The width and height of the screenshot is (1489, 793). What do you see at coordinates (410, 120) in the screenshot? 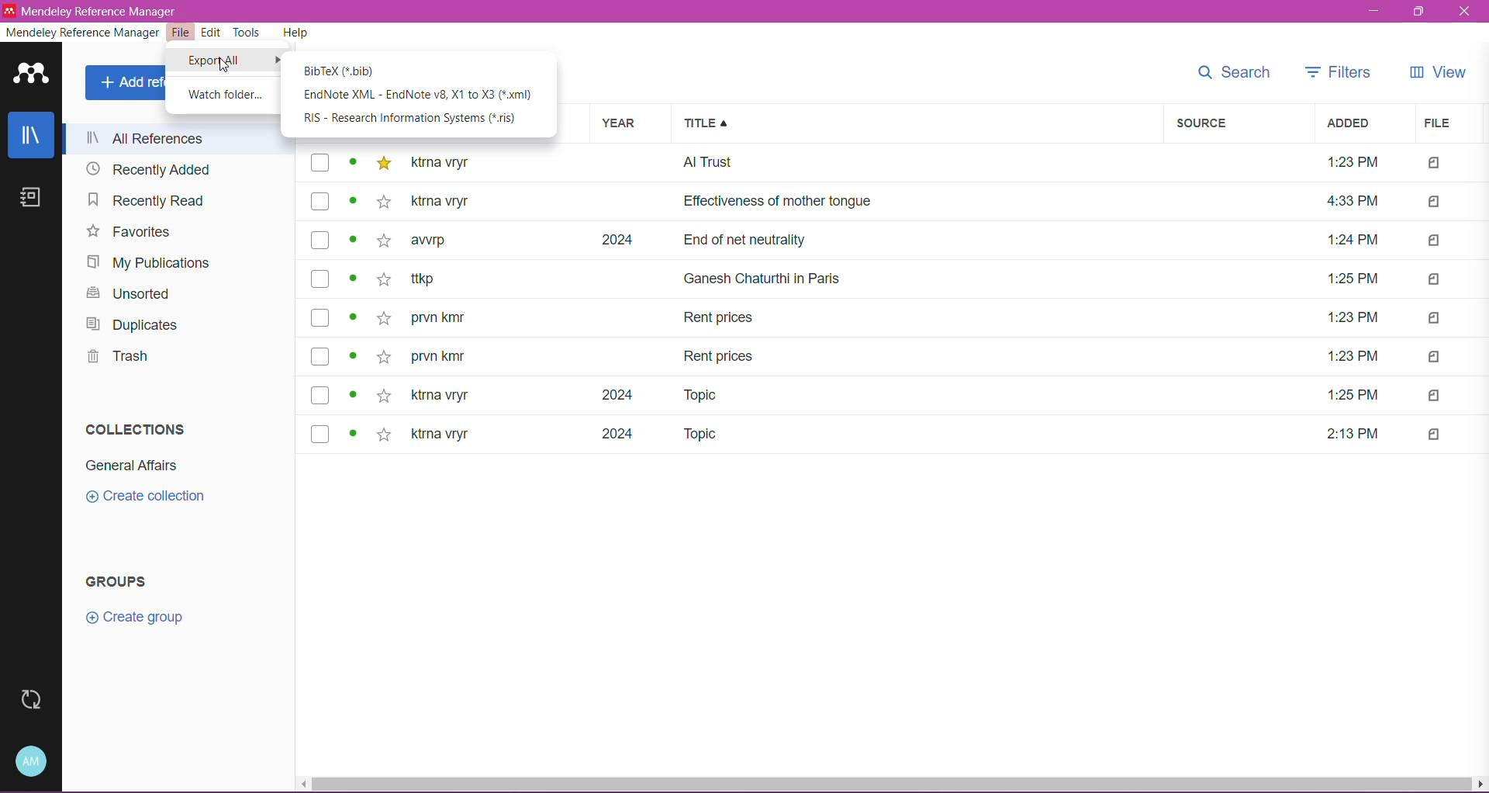
I see `RIS - Research Information Systems(*.ris)` at bounding box center [410, 120].